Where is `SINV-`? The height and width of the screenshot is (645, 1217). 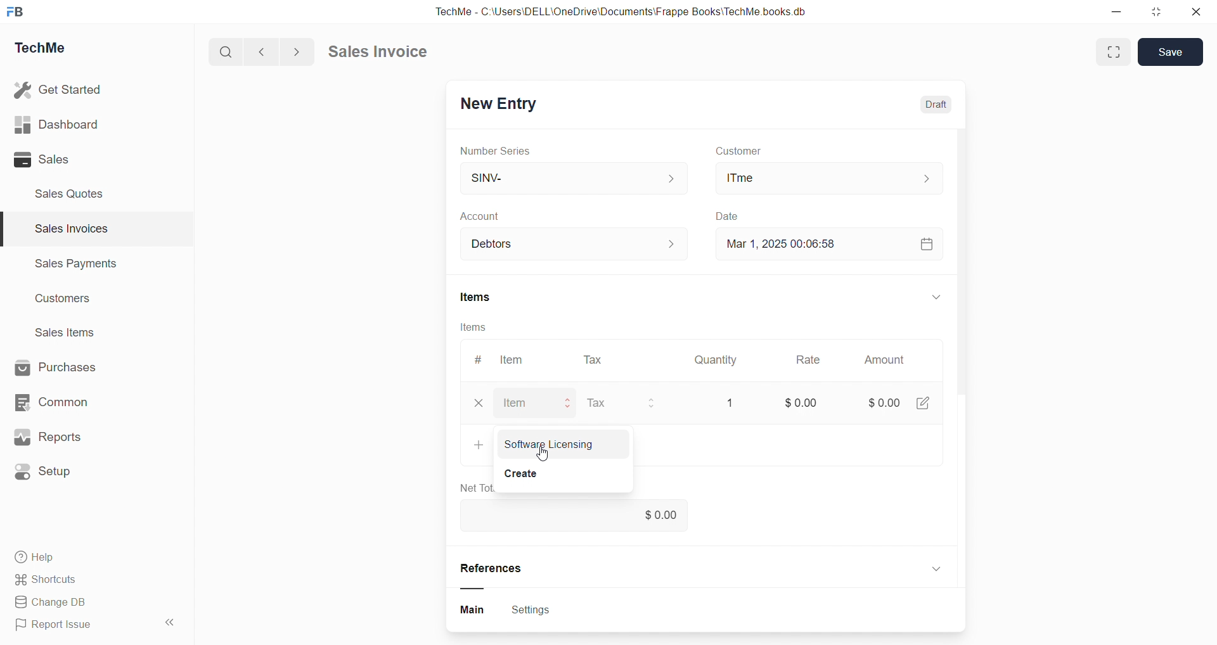 SINV- is located at coordinates (558, 177).